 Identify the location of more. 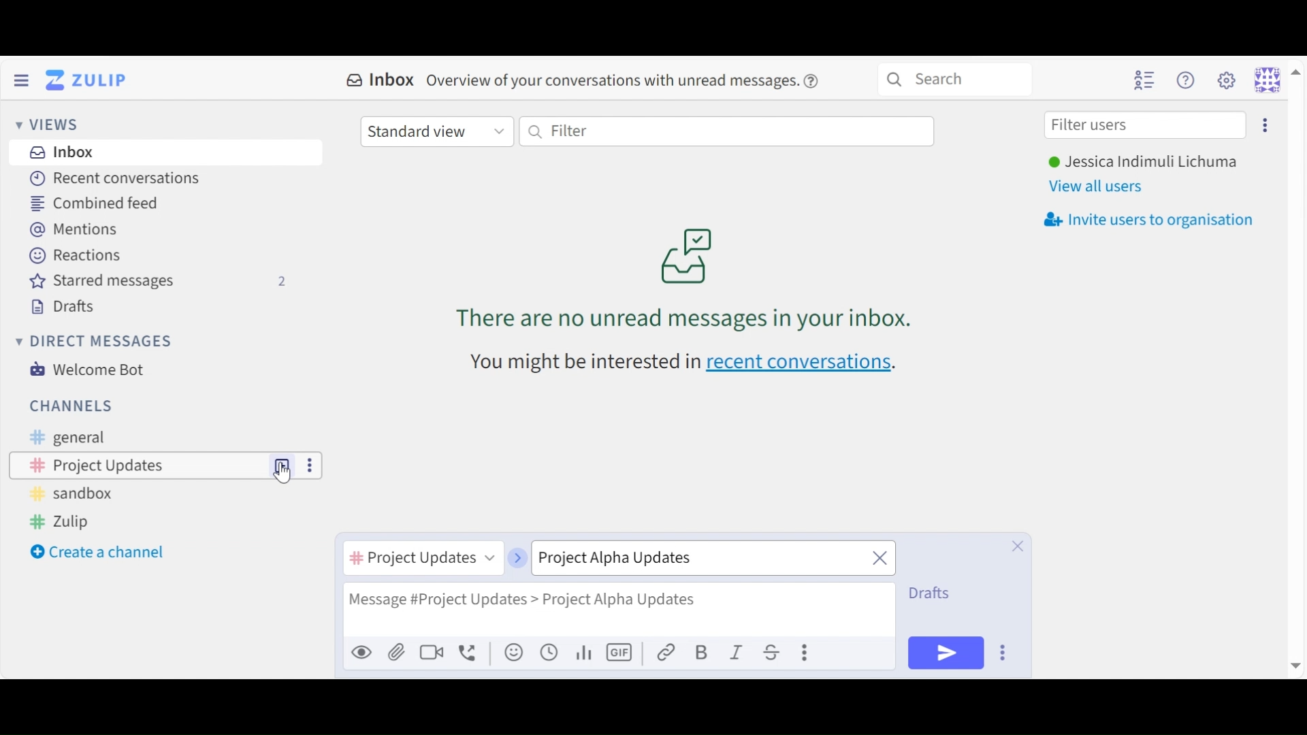
(308, 464).